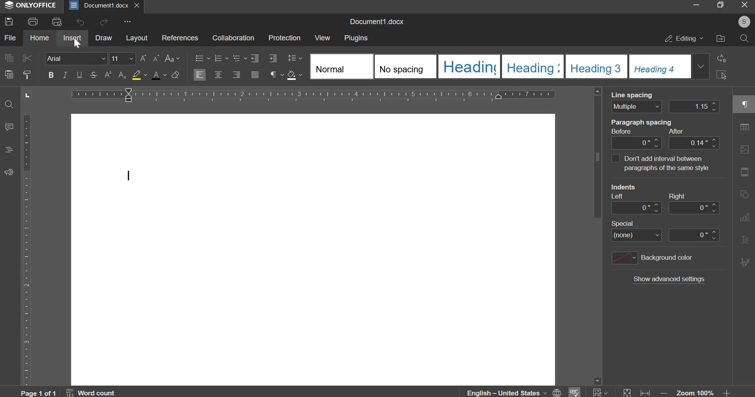 Image resolution: width=755 pixels, height=397 pixels. Describe the element at coordinates (9, 37) in the screenshot. I see `file` at that location.